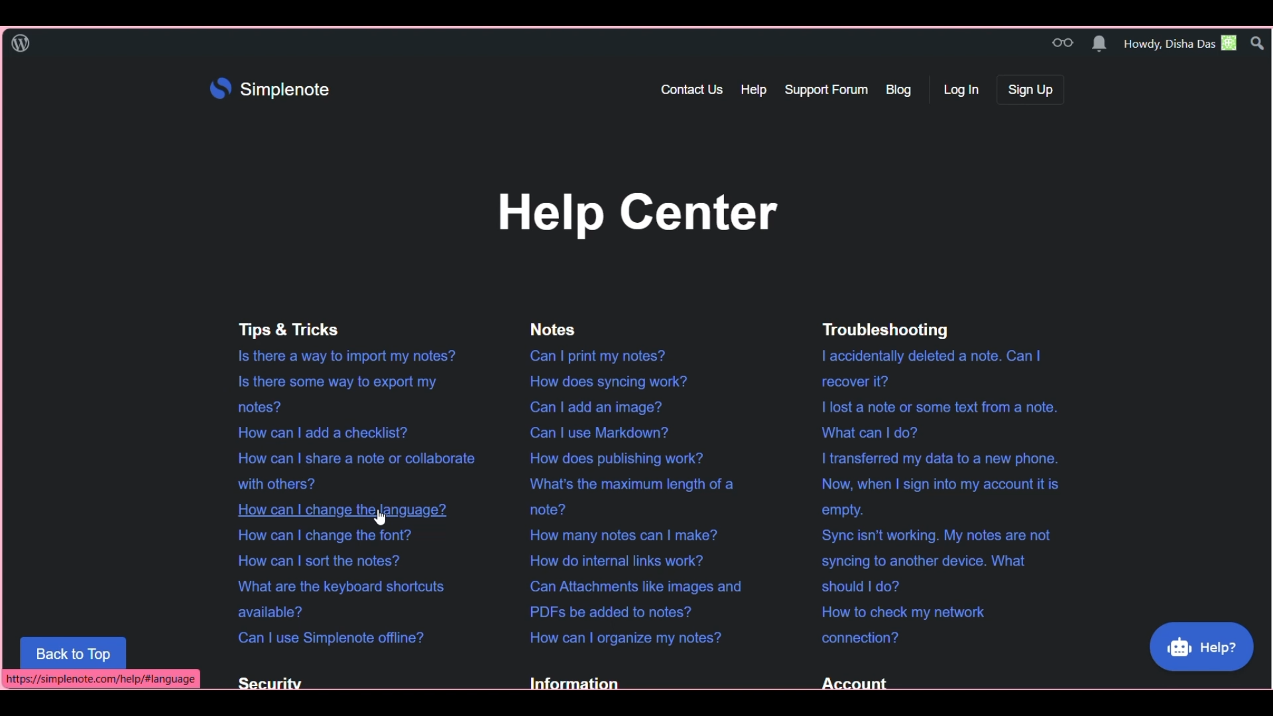  What do you see at coordinates (347, 470) in the screenshot?
I see `How can | share a note or collaborate with others?` at bounding box center [347, 470].